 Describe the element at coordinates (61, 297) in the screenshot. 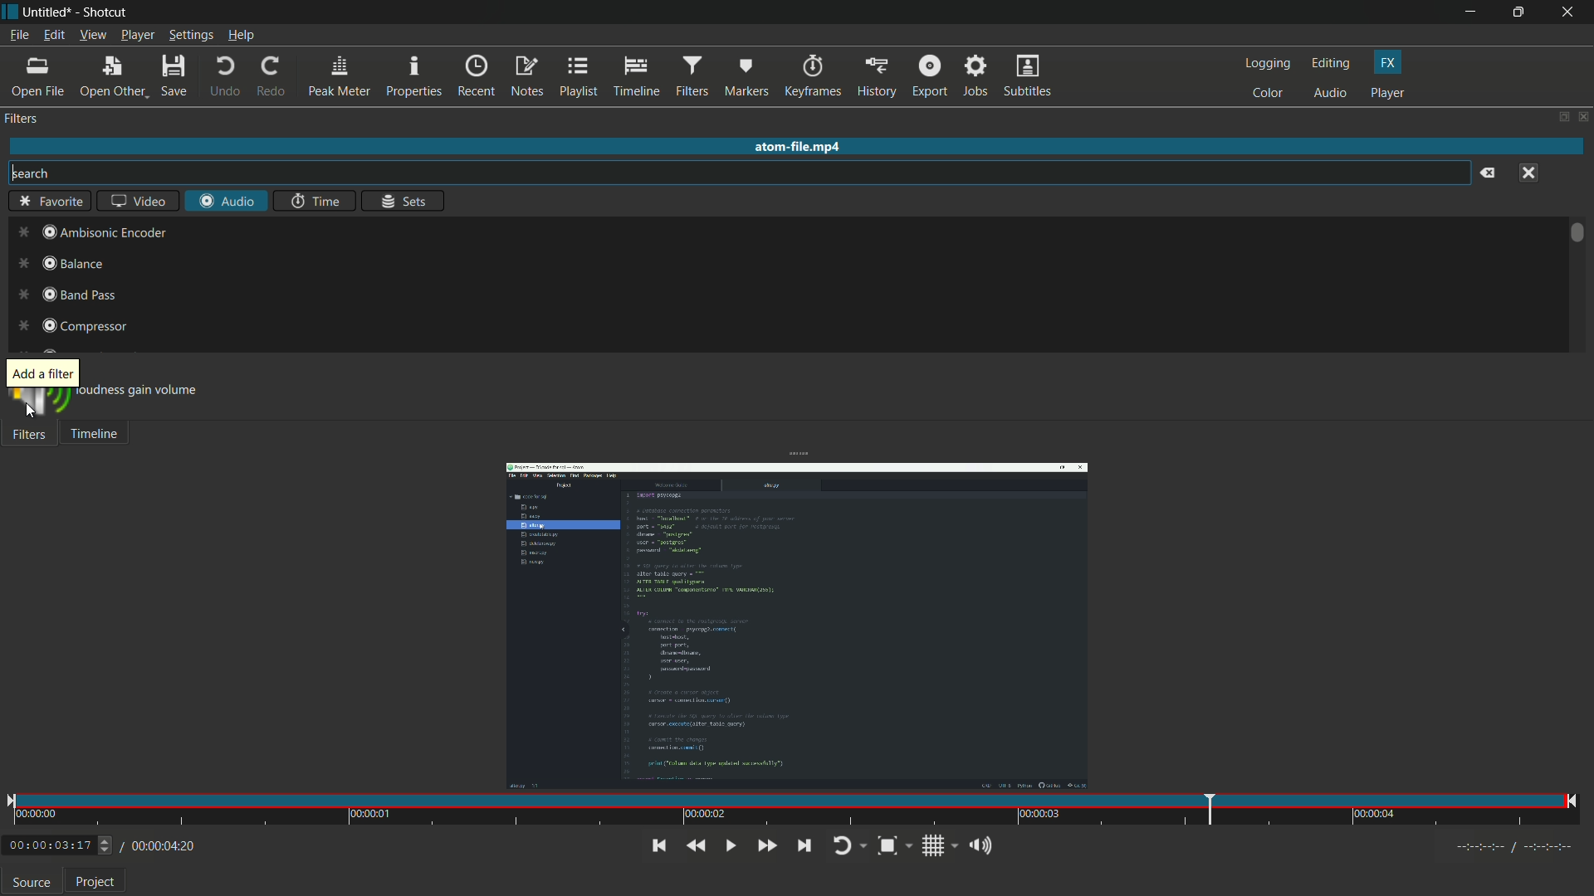

I see `band pass` at that location.